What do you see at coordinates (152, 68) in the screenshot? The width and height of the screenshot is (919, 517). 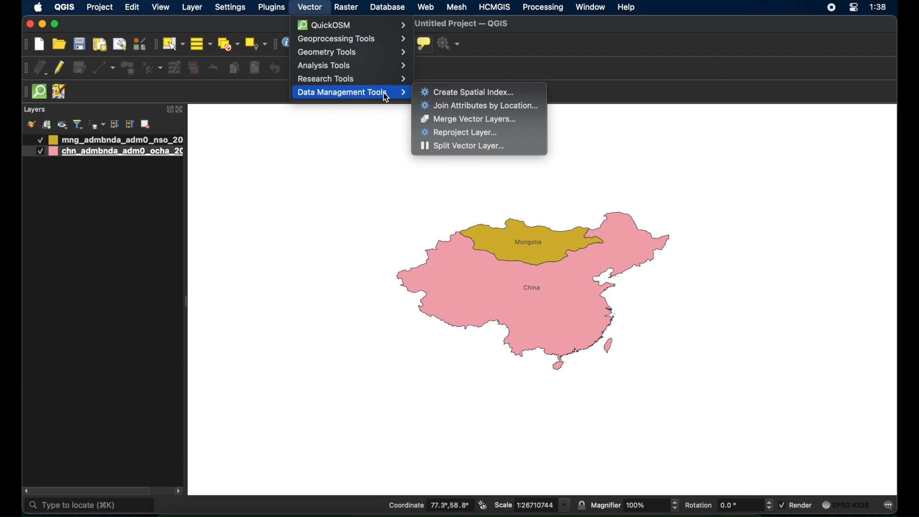 I see `vertex tool` at bounding box center [152, 68].